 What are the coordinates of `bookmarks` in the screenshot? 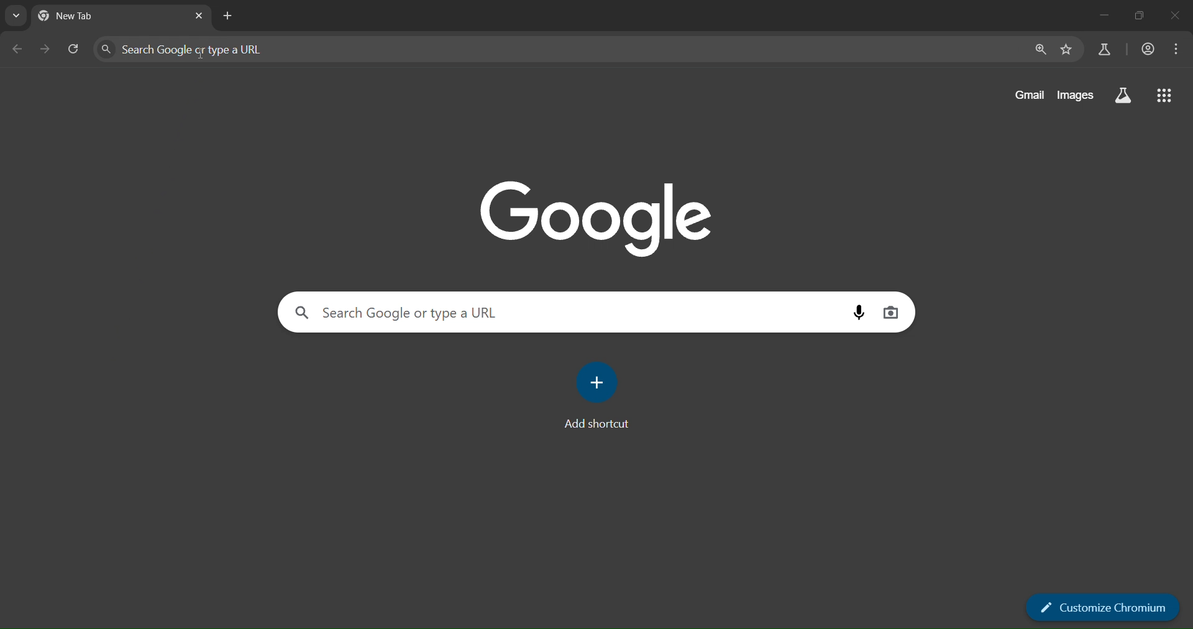 It's located at (1066, 48).